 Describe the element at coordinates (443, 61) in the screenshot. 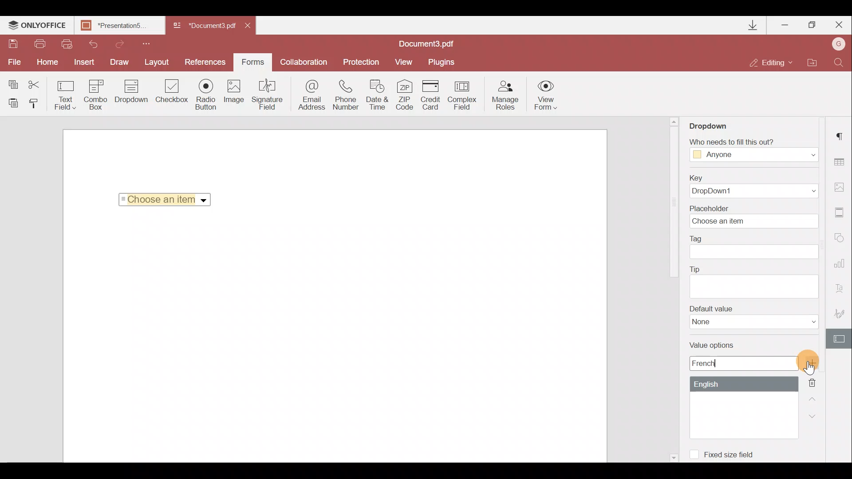

I see `Plugins` at that location.